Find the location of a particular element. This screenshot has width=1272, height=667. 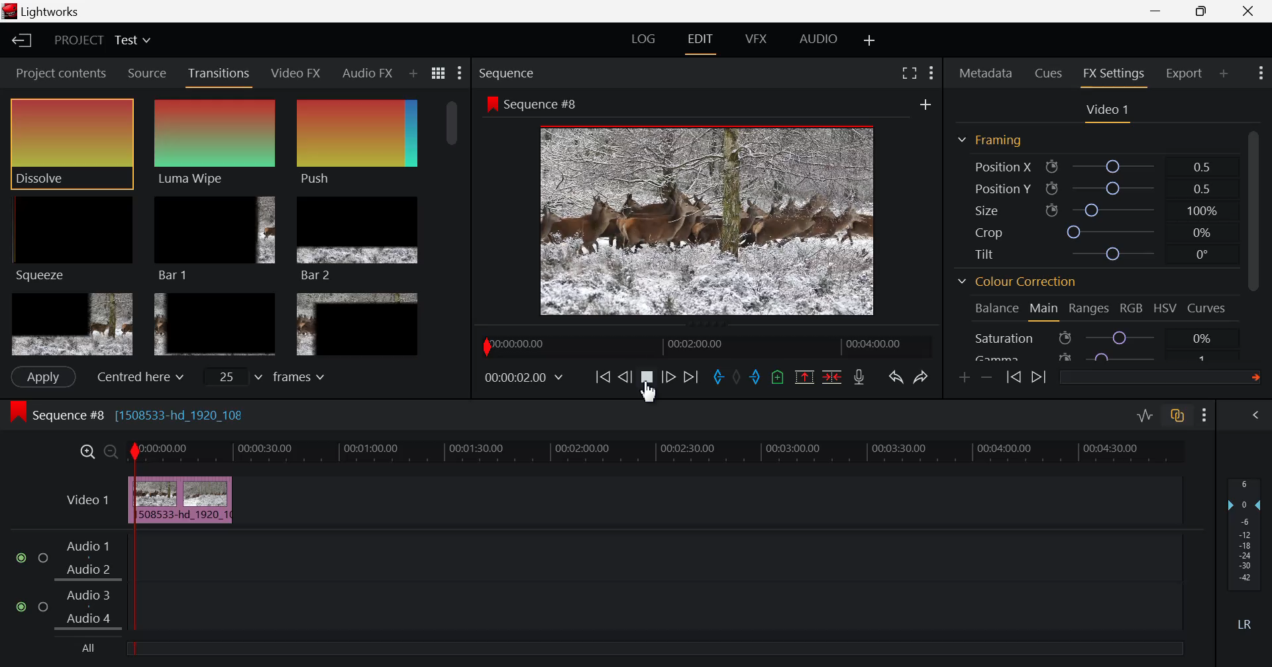

Sequence #8 [1508533-hd_1920_108 is located at coordinates (131, 413).